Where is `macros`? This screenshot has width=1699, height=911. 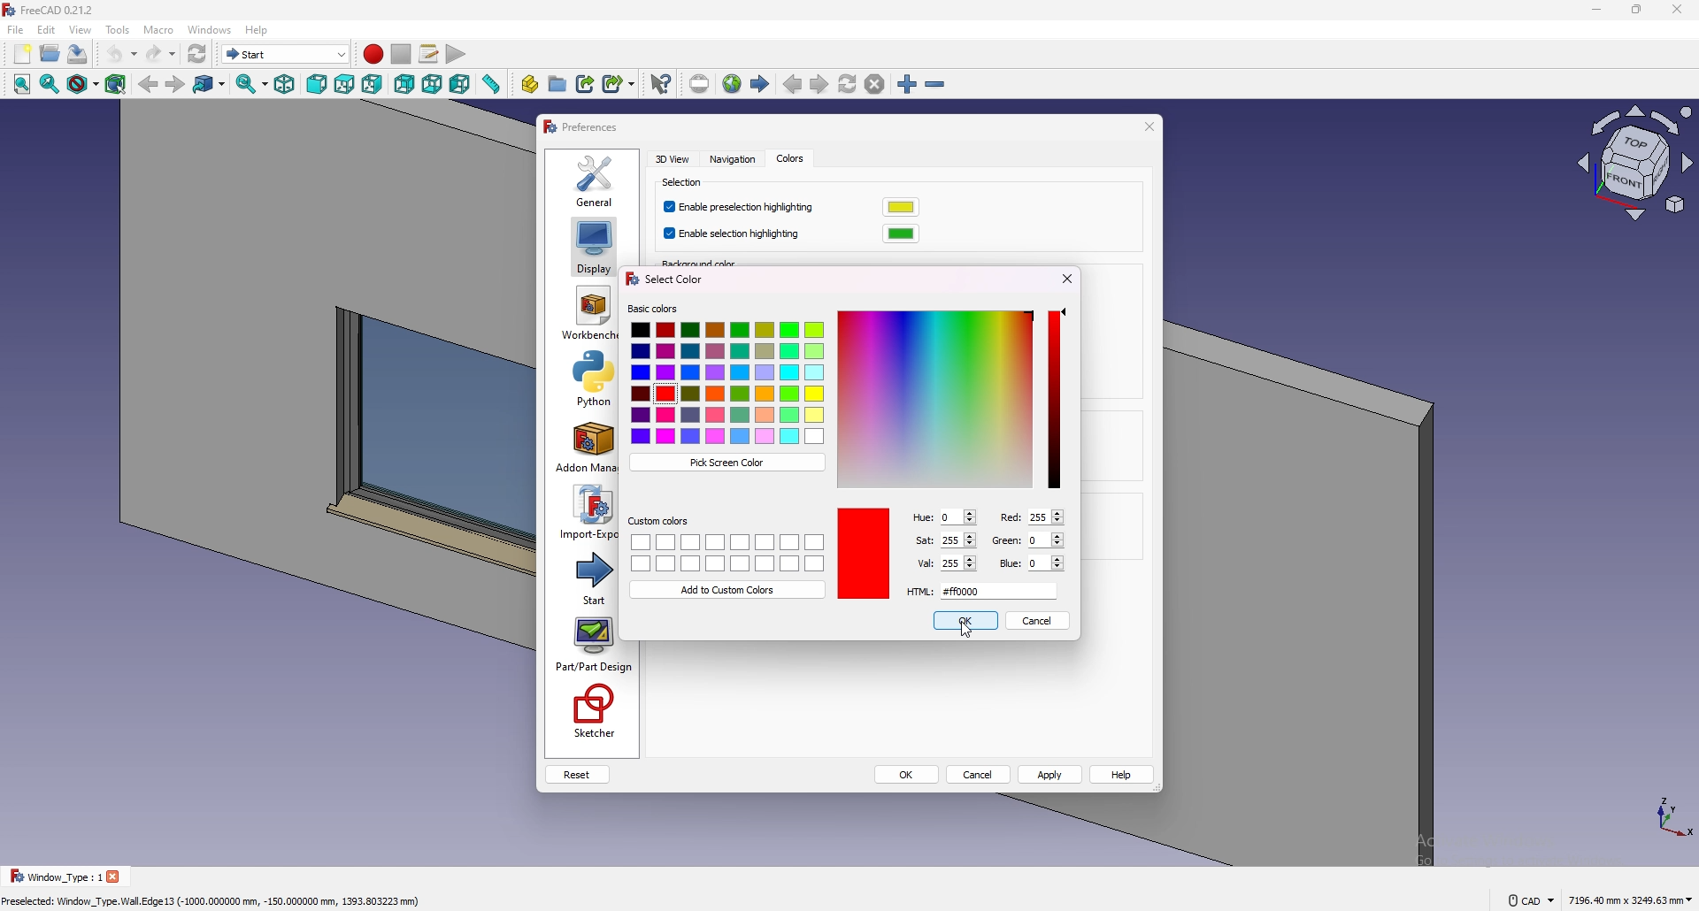 macros is located at coordinates (430, 54).